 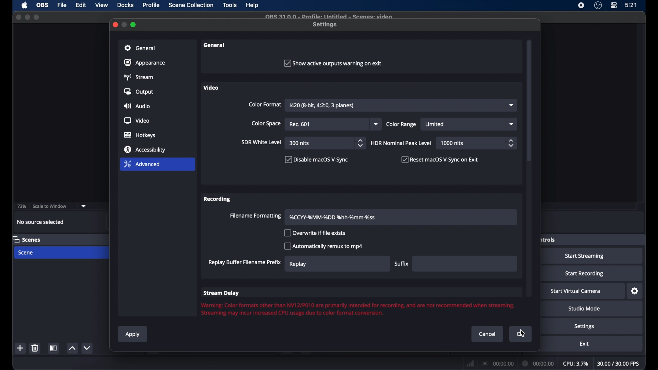 I want to click on add, so click(x=21, y=348).